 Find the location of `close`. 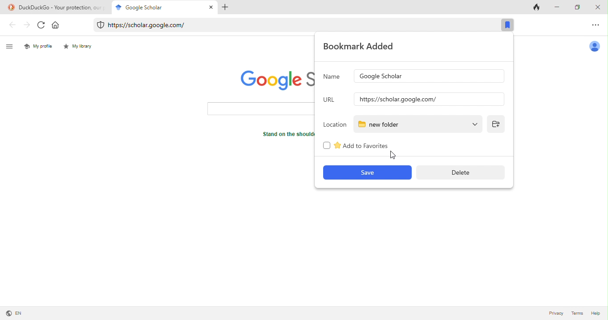

close is located at coordinates (211, 8).